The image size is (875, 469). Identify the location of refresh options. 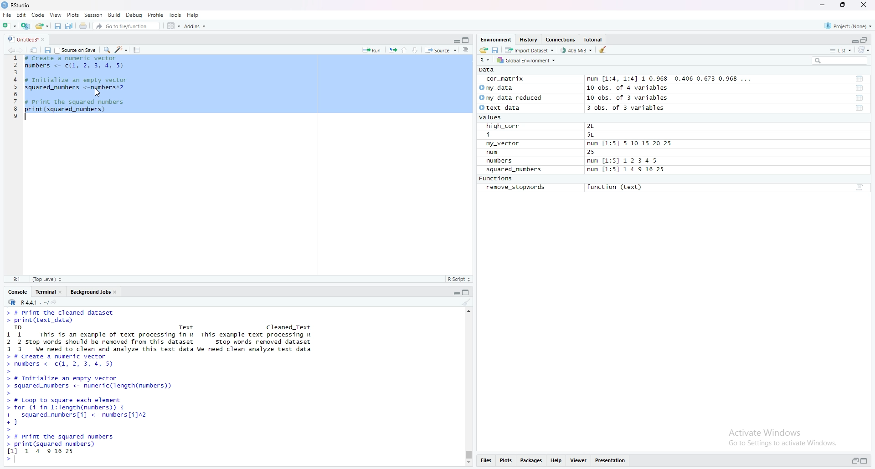
(864, 50).